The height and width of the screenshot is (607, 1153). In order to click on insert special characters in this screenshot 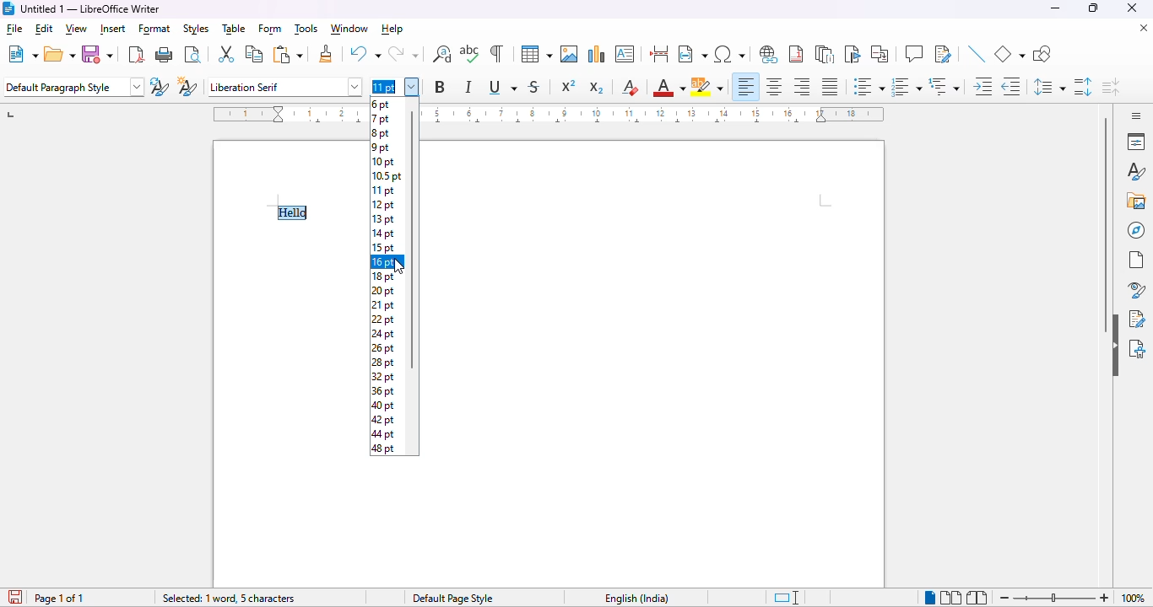, I will do `click(729, 54)`.